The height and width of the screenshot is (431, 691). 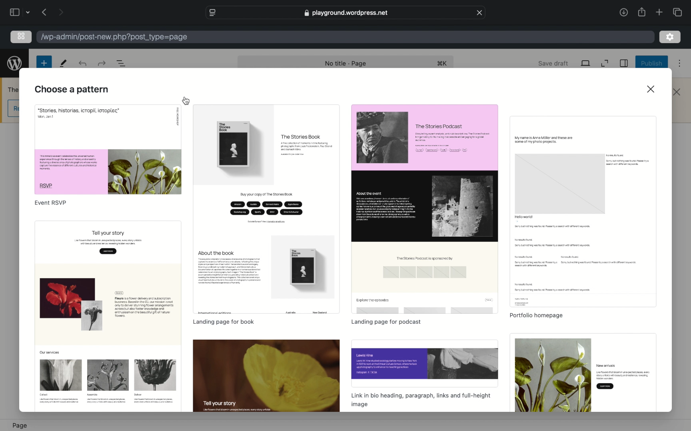 What do you see at coordinates (14, 12) in the screenshot?
I see `sidebar` at bounding box center [14, 12].